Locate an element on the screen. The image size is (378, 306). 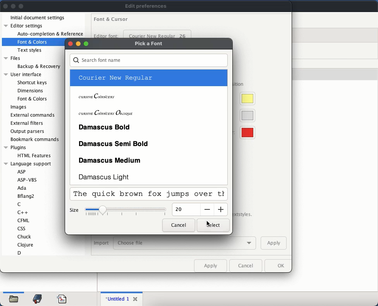
CFML is located at coordinates (23, 220).